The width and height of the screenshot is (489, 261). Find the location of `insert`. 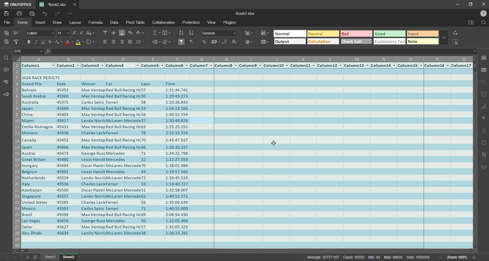

insert is located at coordinates (42, 23).